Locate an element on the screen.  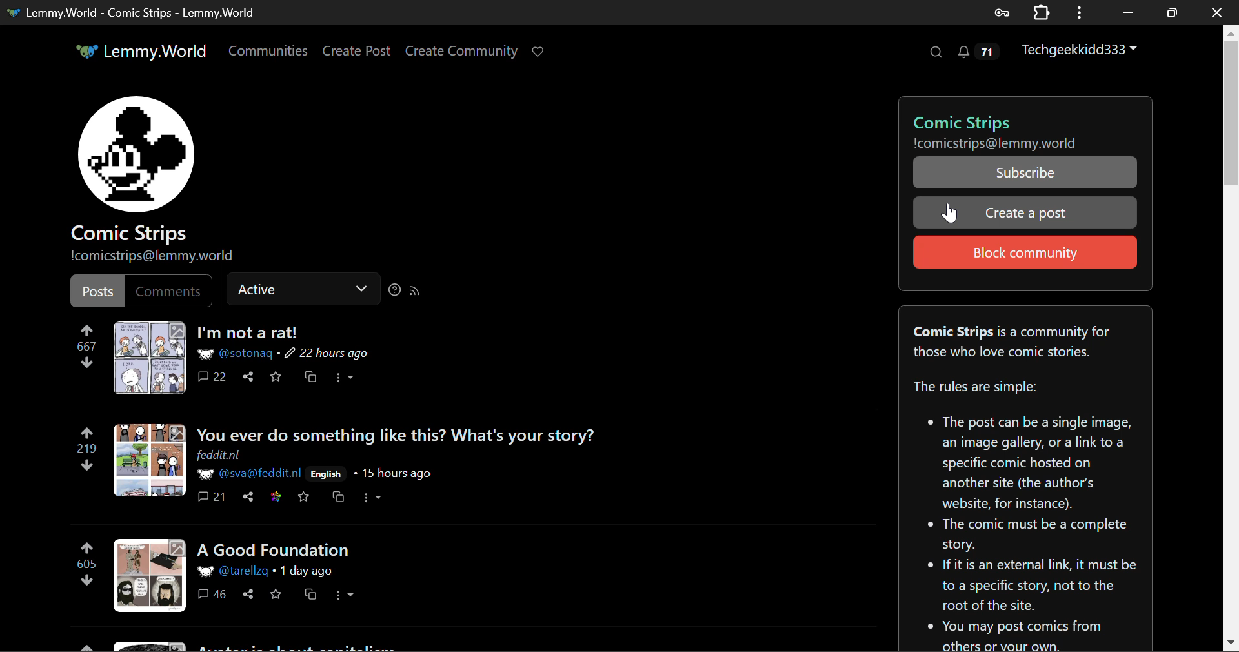
Comments is located at coordinates (212, 376).